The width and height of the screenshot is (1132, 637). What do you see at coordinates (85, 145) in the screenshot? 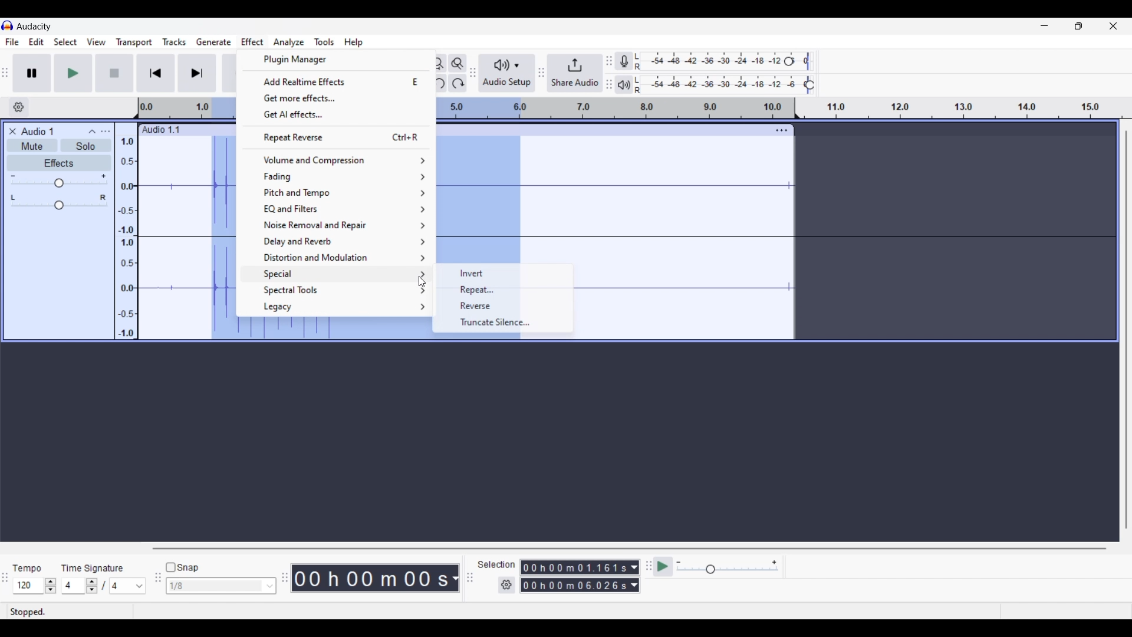
I see `Solo` at bounding box center [85, 145].